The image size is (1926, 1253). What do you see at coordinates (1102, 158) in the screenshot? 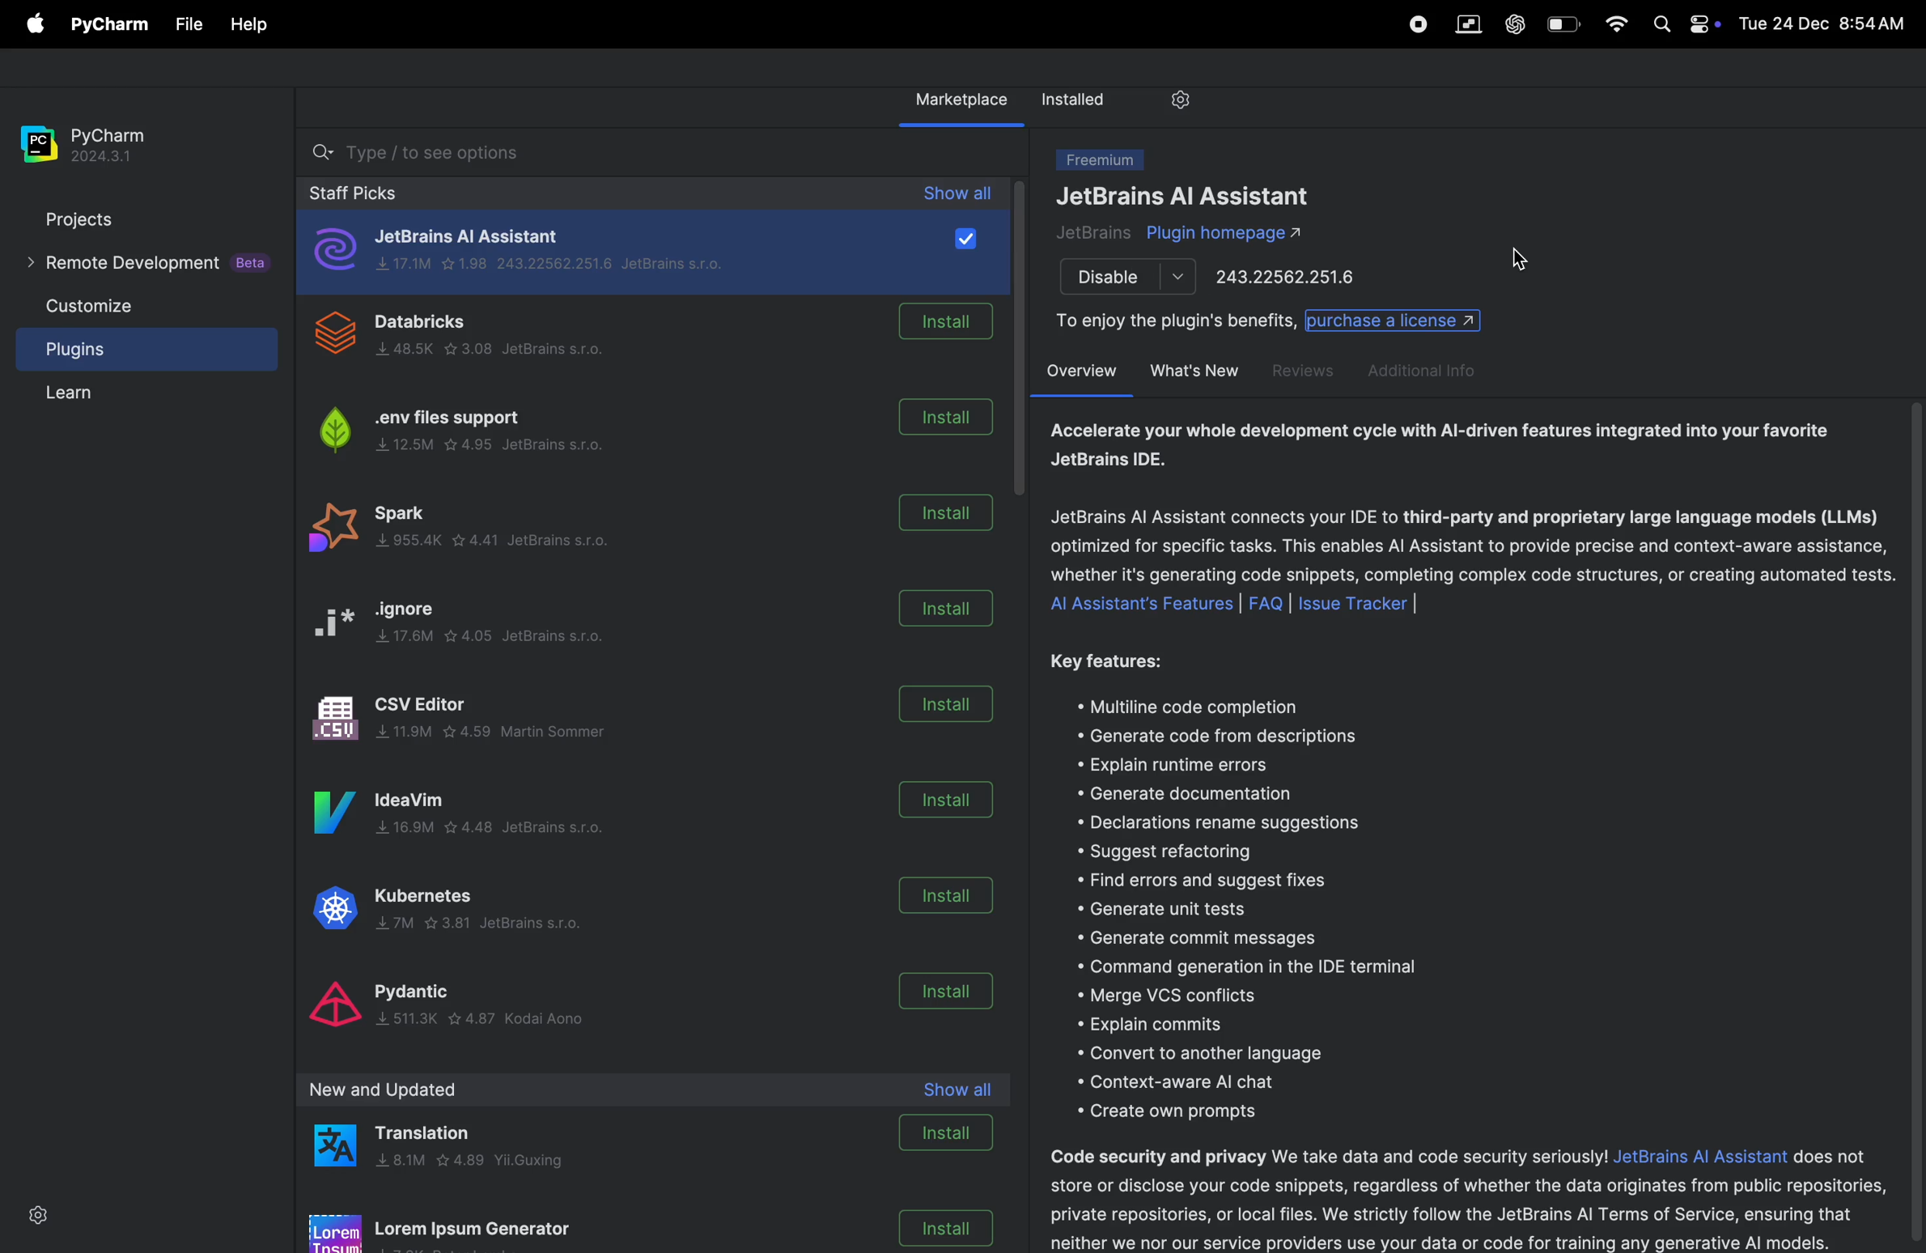
I see `freemium` at bounding box center [1102, 158].